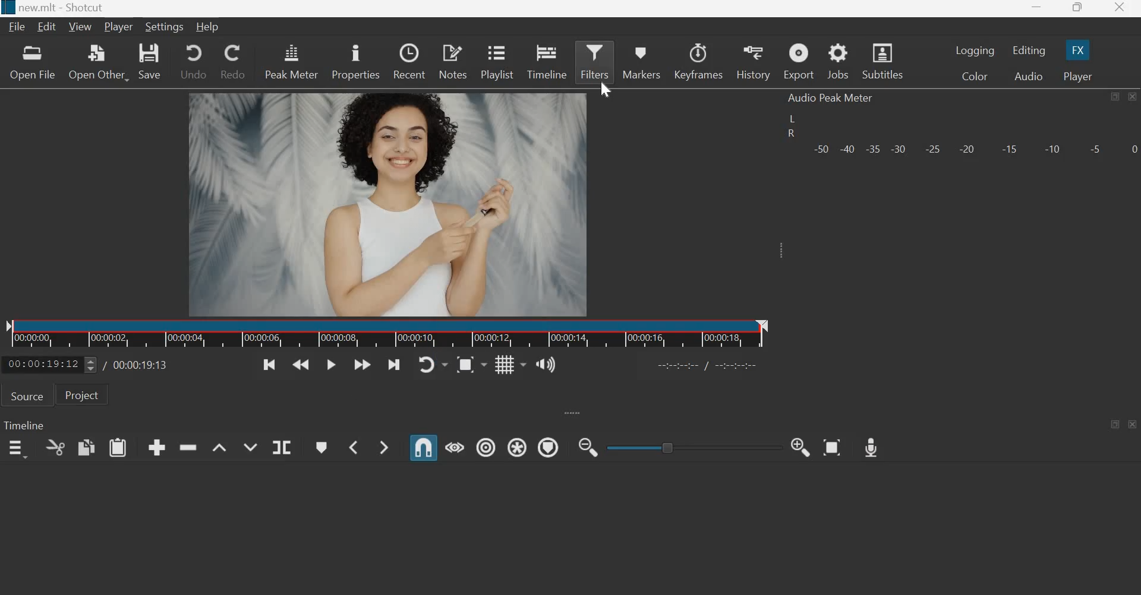  Describe the element at coordinates (709, 364) in the screenshot. I see `` at that location.